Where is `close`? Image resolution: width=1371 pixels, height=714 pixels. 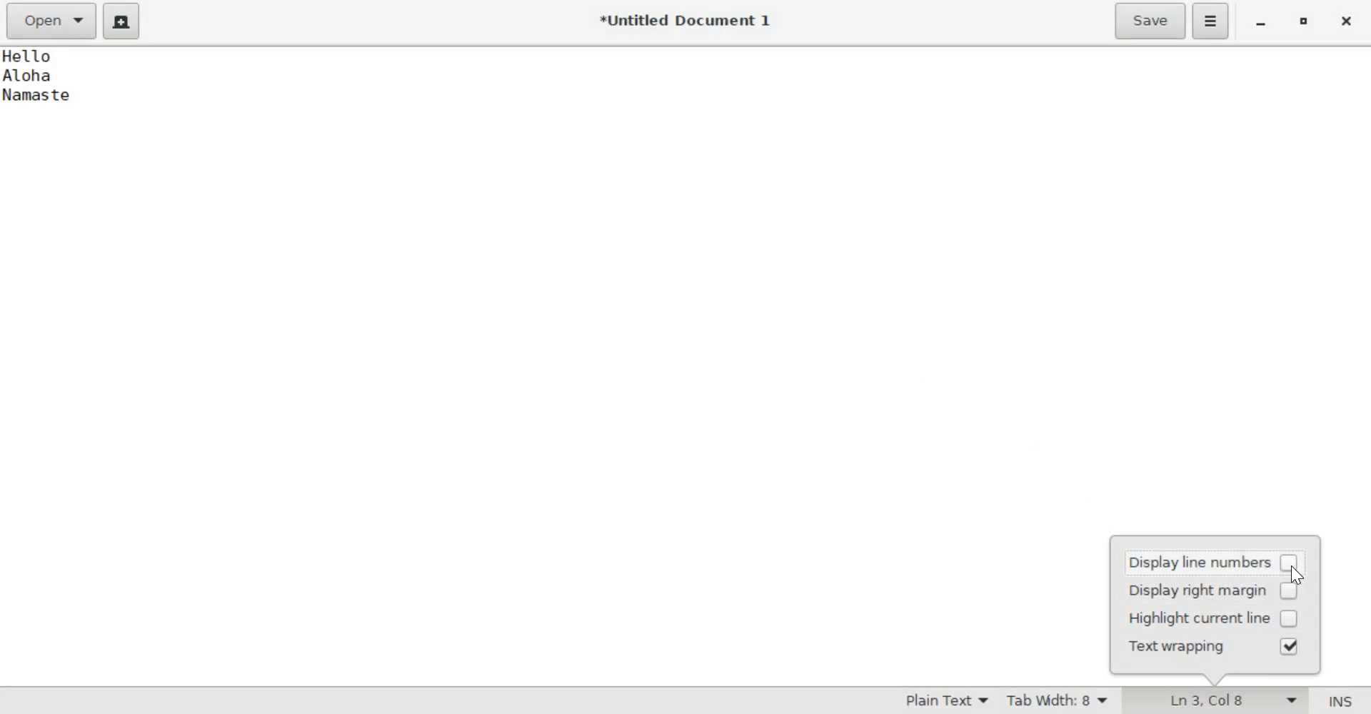
close is located at coordinates (1348, 21).